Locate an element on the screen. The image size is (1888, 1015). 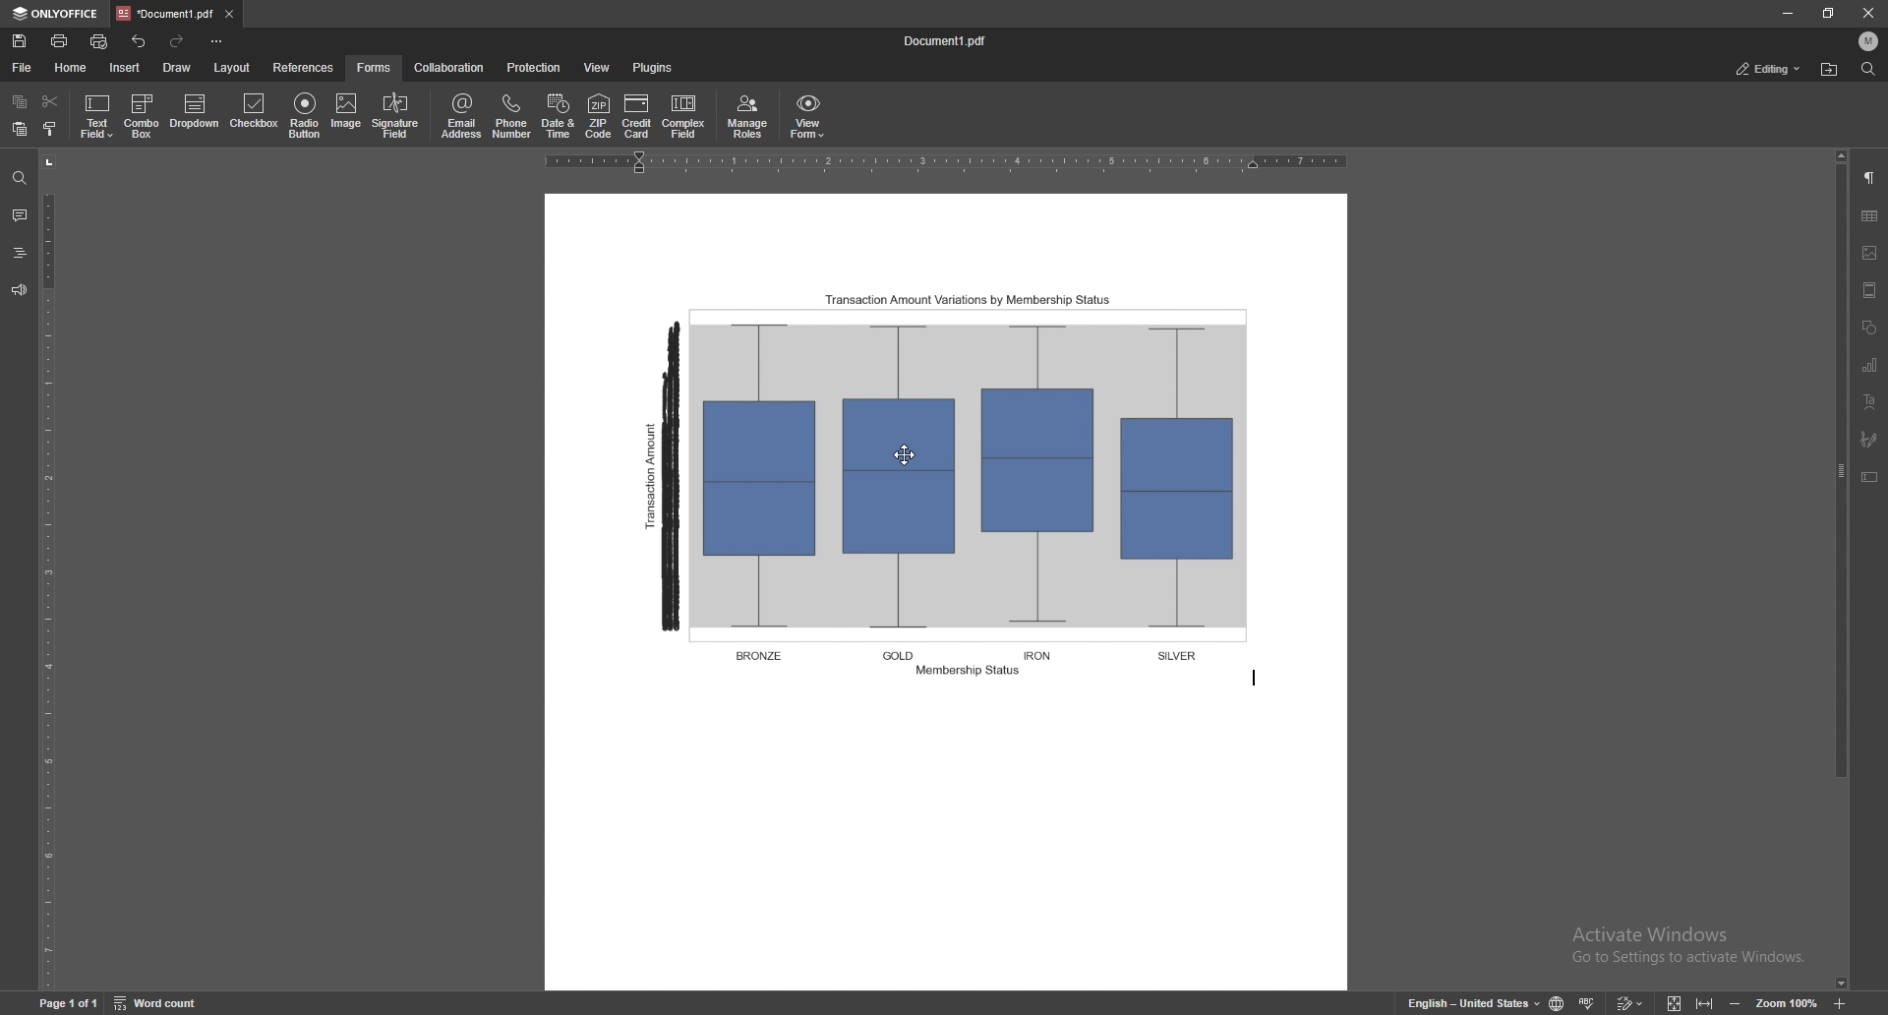
page is located at coordinates (67, 1001).